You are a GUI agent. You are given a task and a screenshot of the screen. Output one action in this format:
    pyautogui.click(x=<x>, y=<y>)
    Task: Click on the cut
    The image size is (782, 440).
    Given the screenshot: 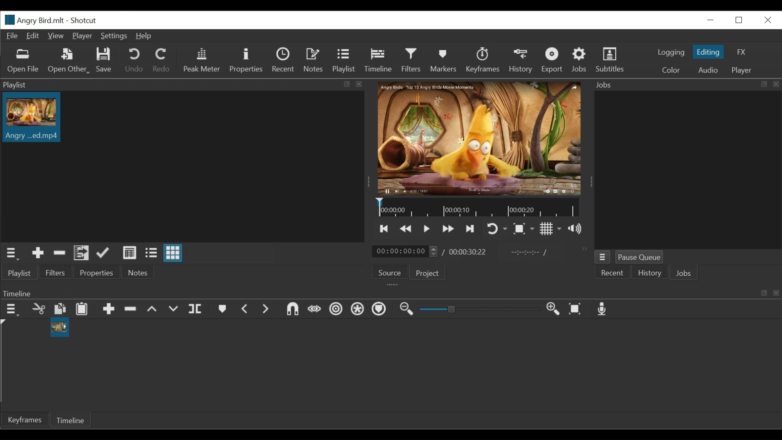 What is the action you would take?
    pyautogui.click(x=37, y=309)
    